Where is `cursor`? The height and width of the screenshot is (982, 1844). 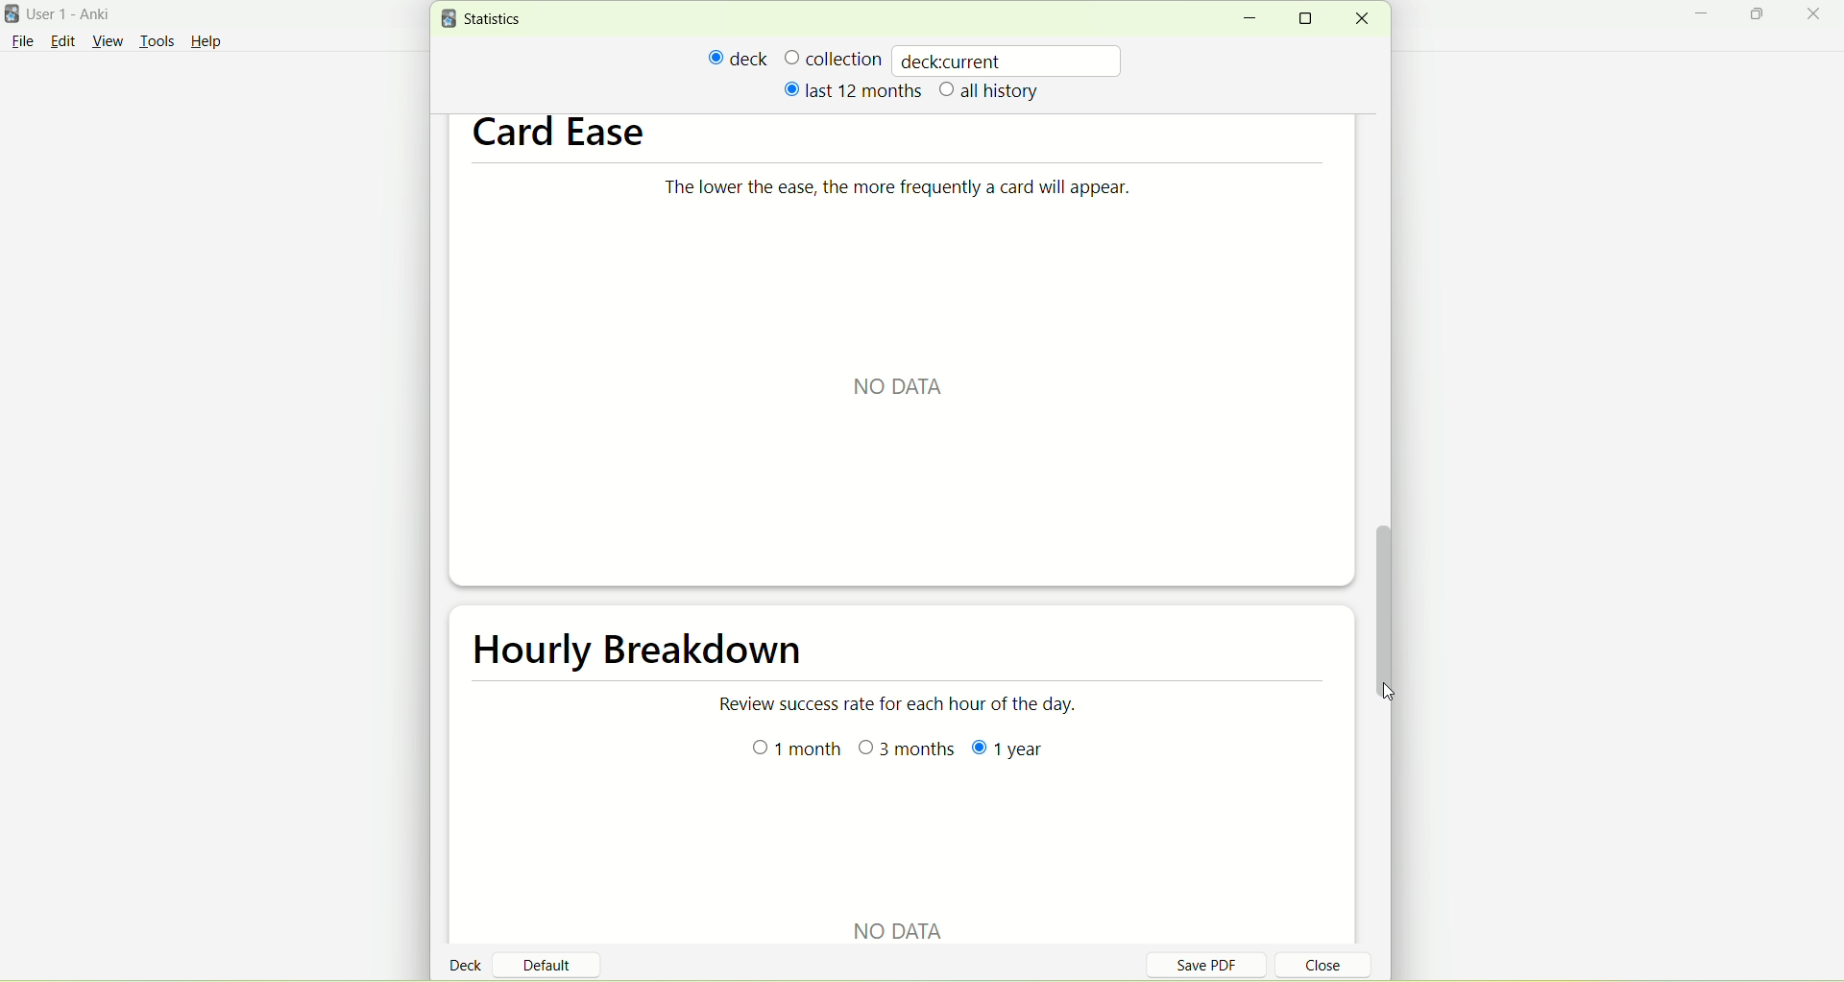 cursor is located at coordinates (1391, 693).